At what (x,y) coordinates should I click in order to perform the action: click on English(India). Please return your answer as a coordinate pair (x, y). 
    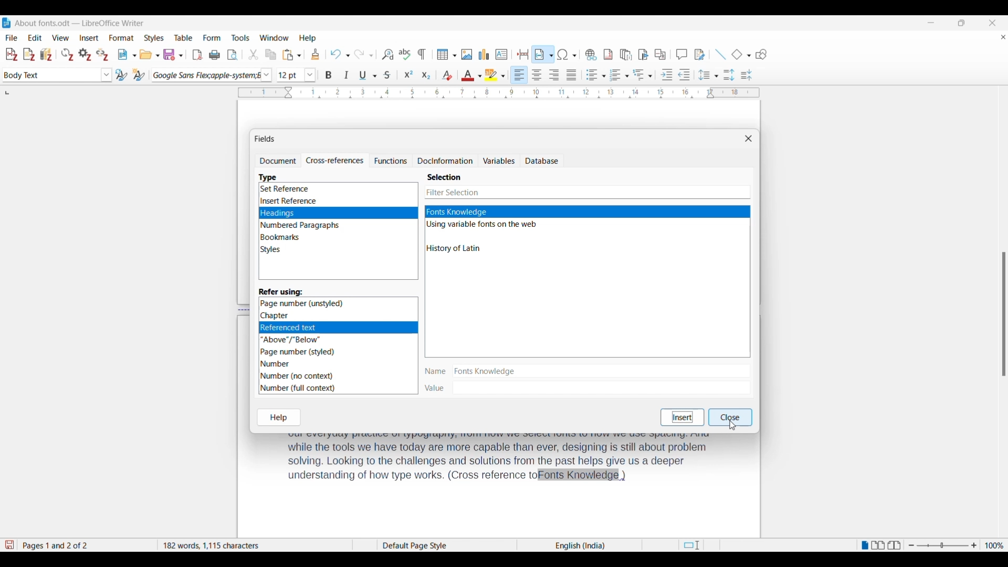
    Looking at the image, I should click on (571, 545).